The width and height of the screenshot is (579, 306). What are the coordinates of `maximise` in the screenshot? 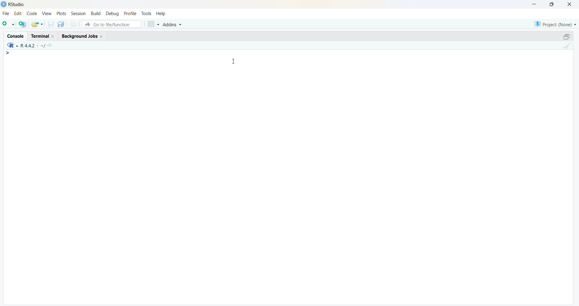 It's located at (552, 4).